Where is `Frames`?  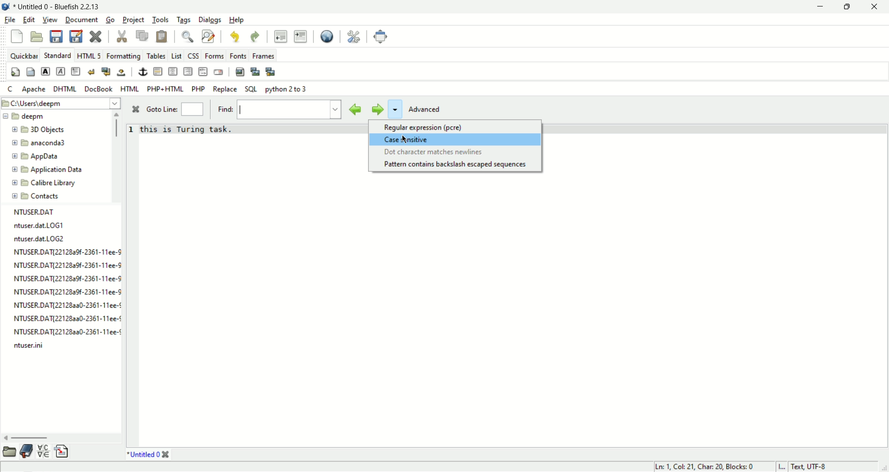 Frames is located at coordinates (263, 56).